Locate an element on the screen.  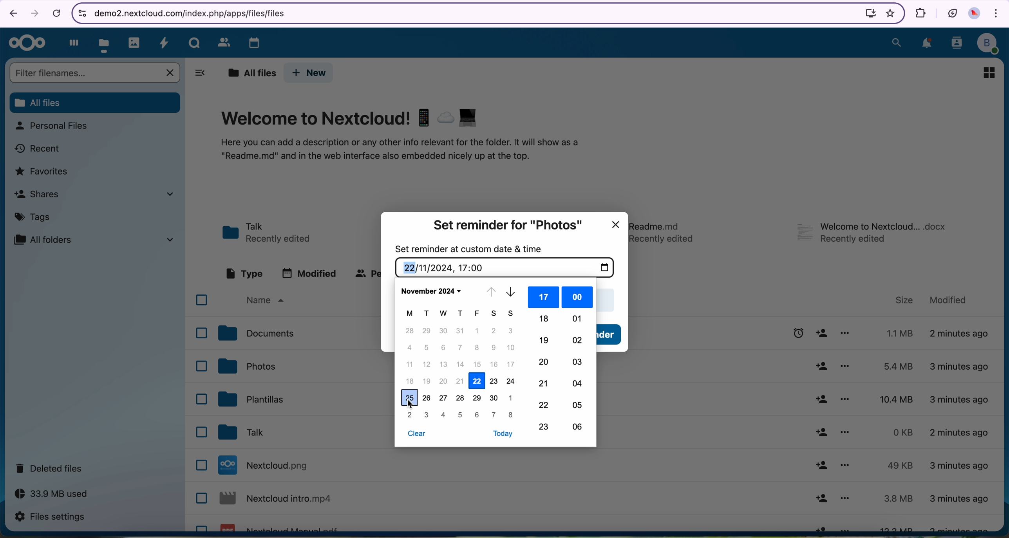
personal files is located at coordinates (55, 127).